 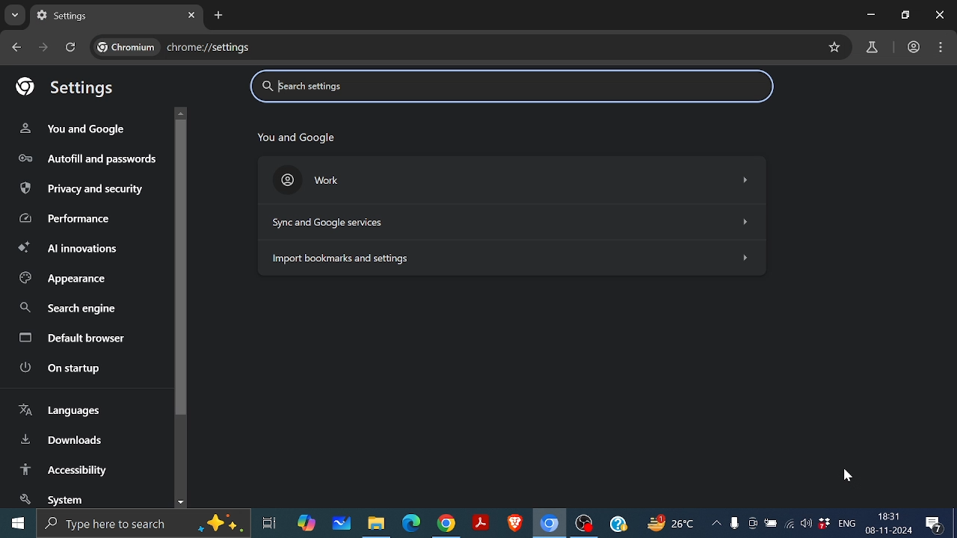 I want to click on Minimize, so click(x=870, y=16).